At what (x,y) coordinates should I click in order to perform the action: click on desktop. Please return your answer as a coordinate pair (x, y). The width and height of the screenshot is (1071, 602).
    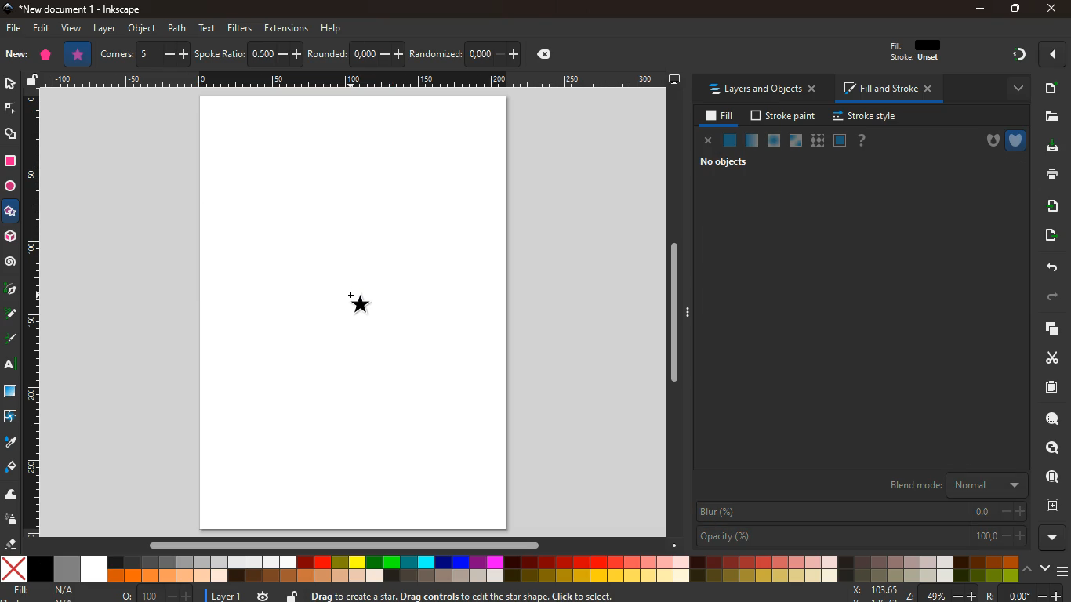
    Looking at the image, I should click on (673, 78).